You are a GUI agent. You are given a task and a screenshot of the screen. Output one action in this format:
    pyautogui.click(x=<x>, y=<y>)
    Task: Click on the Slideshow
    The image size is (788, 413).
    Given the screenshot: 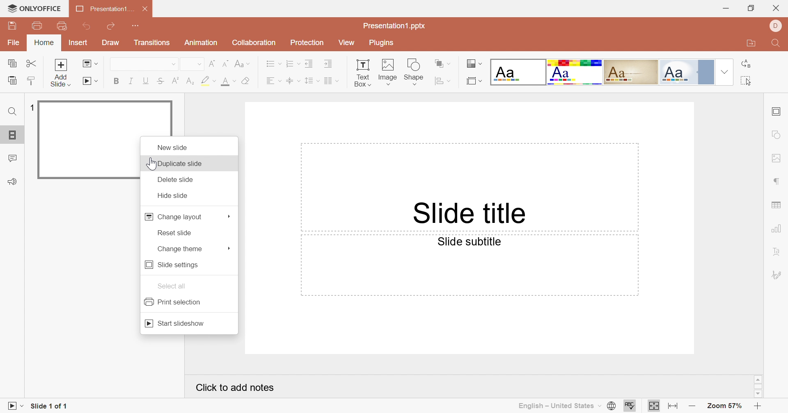 What is the action you would take?
    pyautogui.click(x=11, y=406)
    